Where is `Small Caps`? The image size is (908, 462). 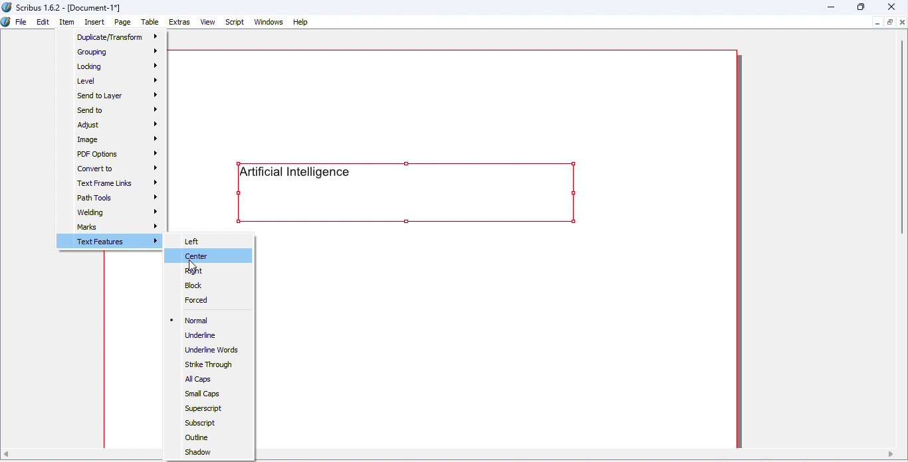 Small Caps is located at coordinates (204, 393).